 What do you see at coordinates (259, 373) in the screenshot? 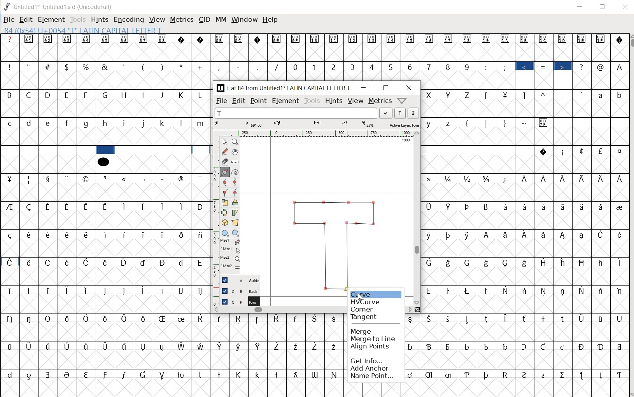
I see `Symbol` at bounding box center [259, 373].